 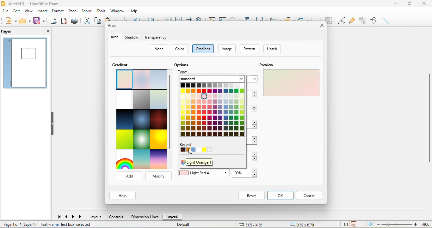 I want to click on print, so click(x=75, y=21).